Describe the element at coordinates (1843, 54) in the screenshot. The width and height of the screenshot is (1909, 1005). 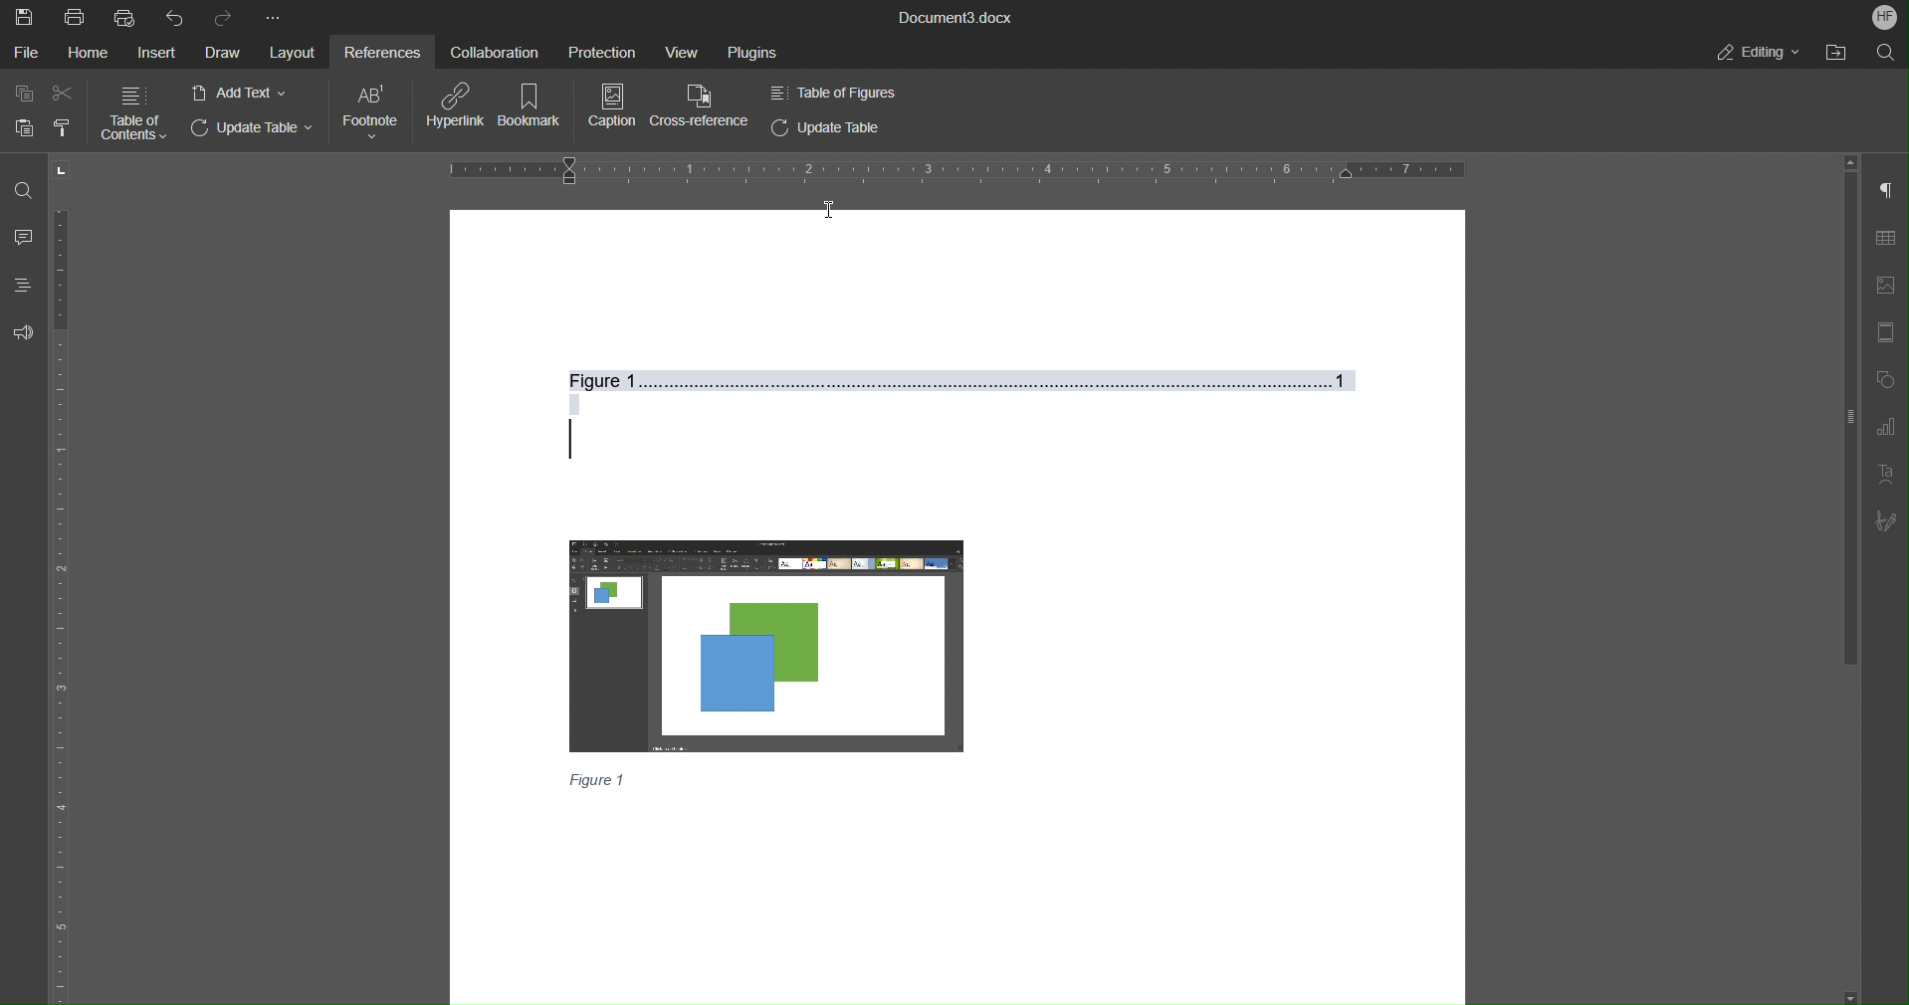
I see `Open File Location` at that location.